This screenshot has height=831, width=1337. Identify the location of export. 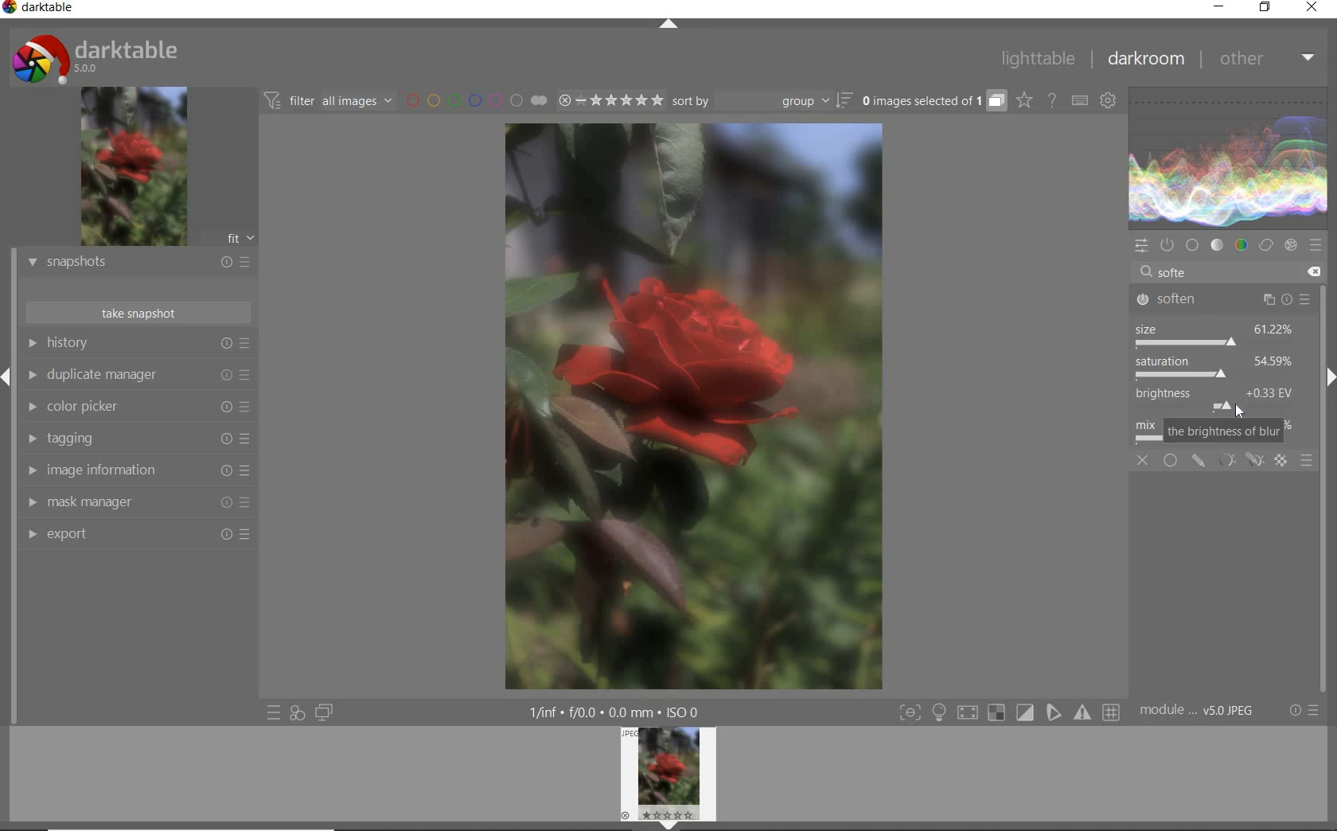
(138, 536).